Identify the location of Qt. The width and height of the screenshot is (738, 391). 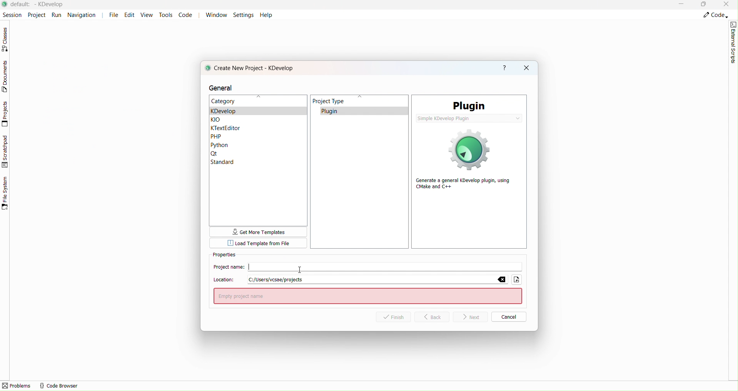
(234, 153).